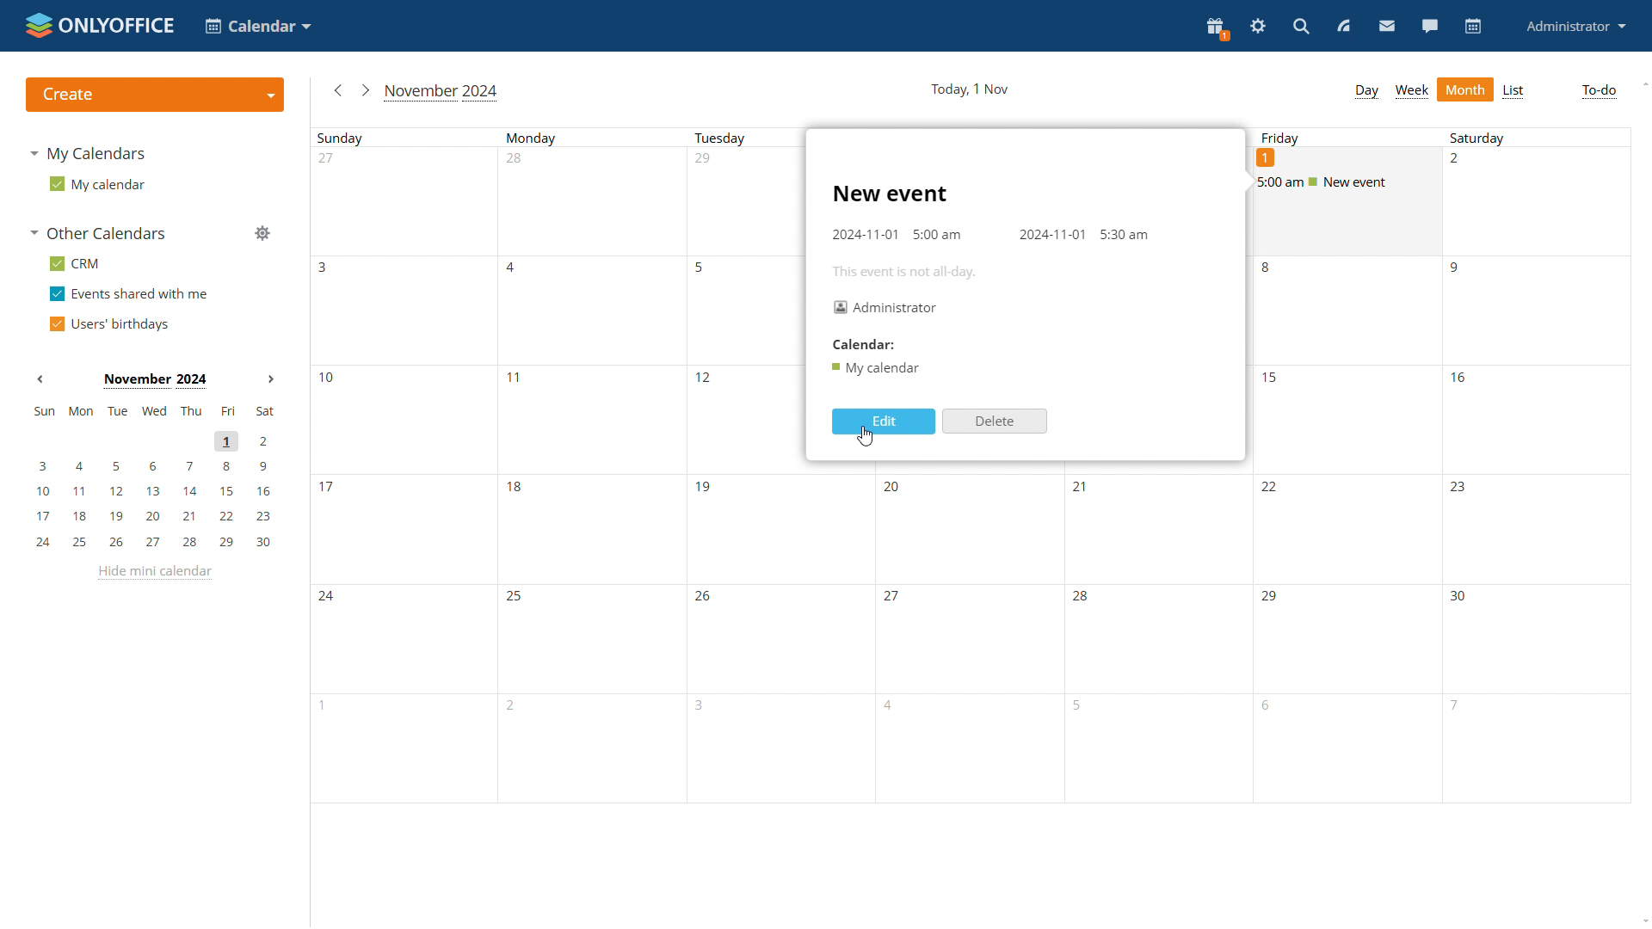 This screenshot has height=929, width=1652. Describe the element at coordinates (153, 477) in the screenshot. I see `mini calendar` at that location.